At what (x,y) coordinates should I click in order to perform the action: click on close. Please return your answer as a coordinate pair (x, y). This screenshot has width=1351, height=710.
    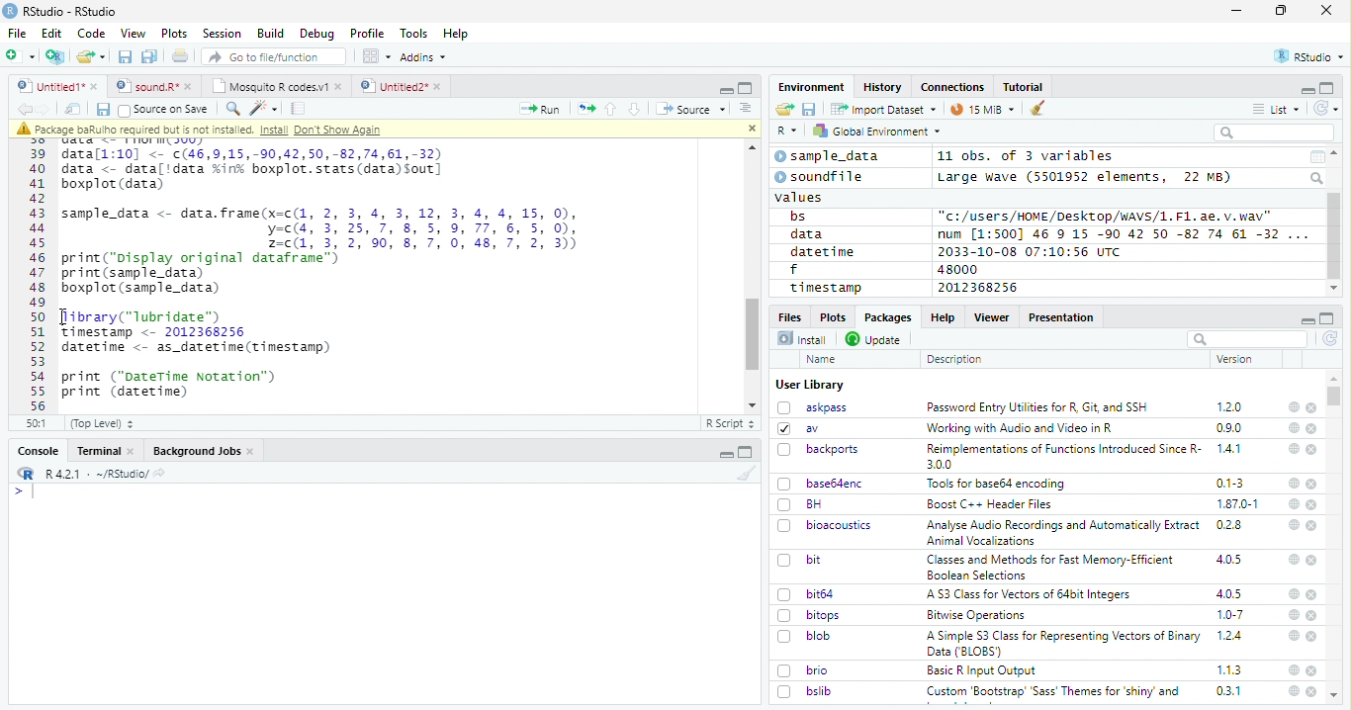
    Looking at the image, I should click on (1312, 560).